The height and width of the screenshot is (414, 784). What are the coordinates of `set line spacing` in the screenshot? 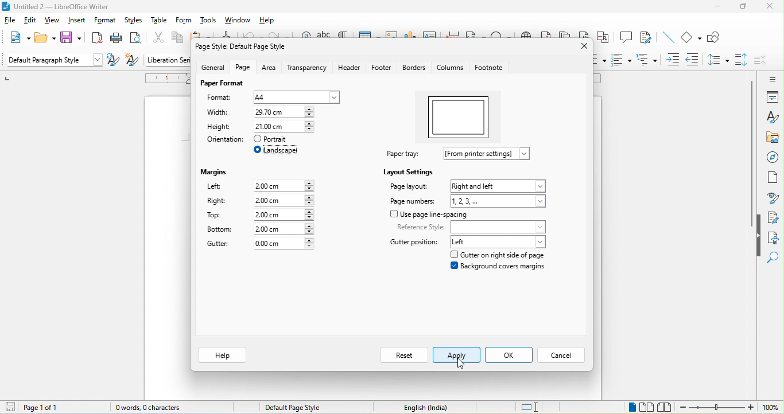 It's located at (717, 60).